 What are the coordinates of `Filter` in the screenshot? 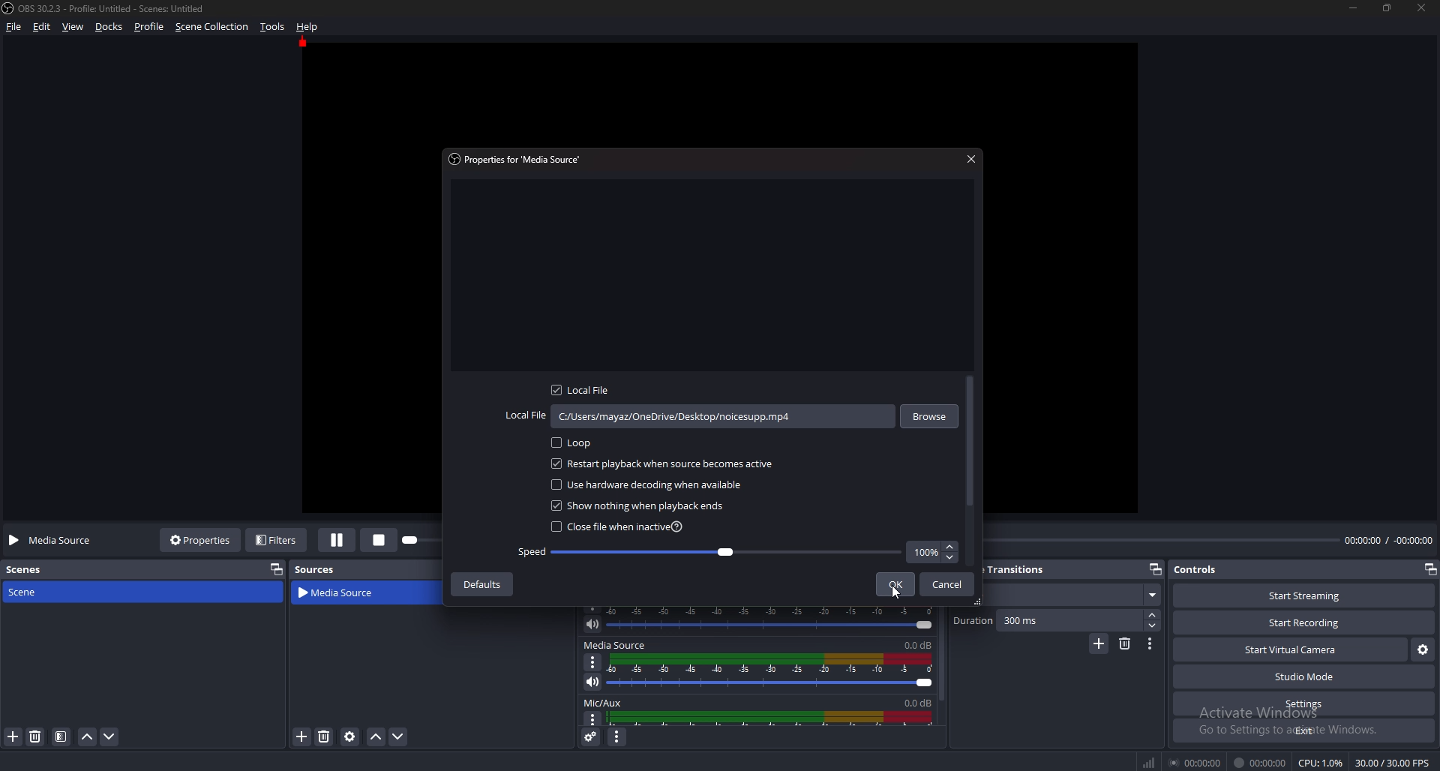 It's located at (61, 737).